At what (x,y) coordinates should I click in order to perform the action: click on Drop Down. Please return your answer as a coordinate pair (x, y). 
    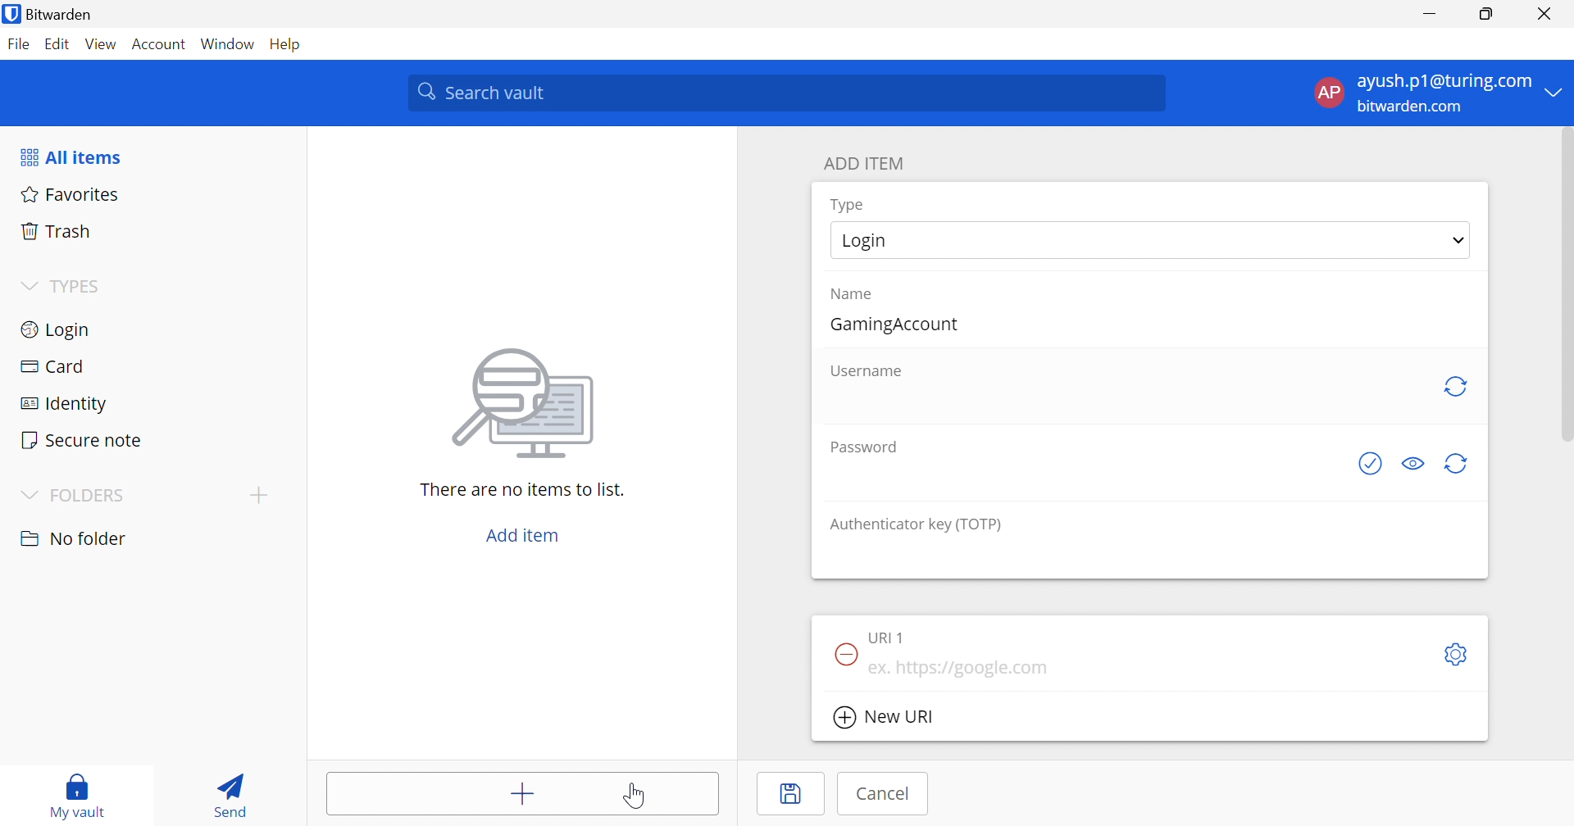
    Looking at the image, I should click on (28, 286).